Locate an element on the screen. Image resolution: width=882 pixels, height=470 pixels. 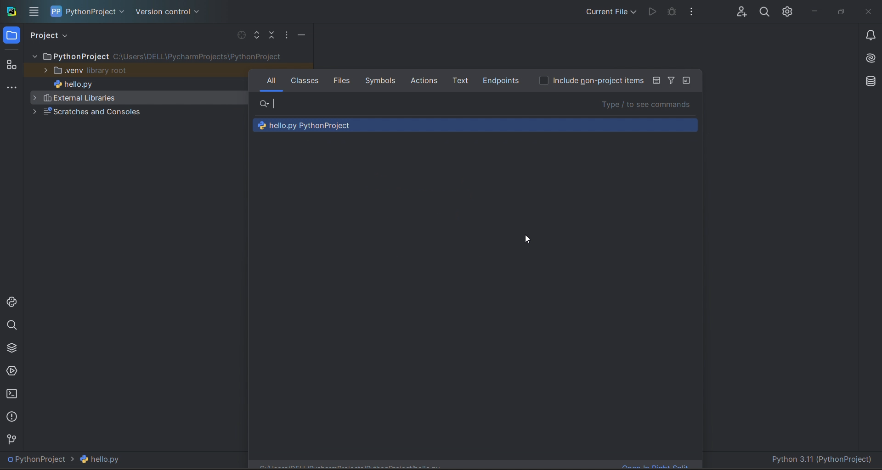
python console is located at coordinates (11, 302).